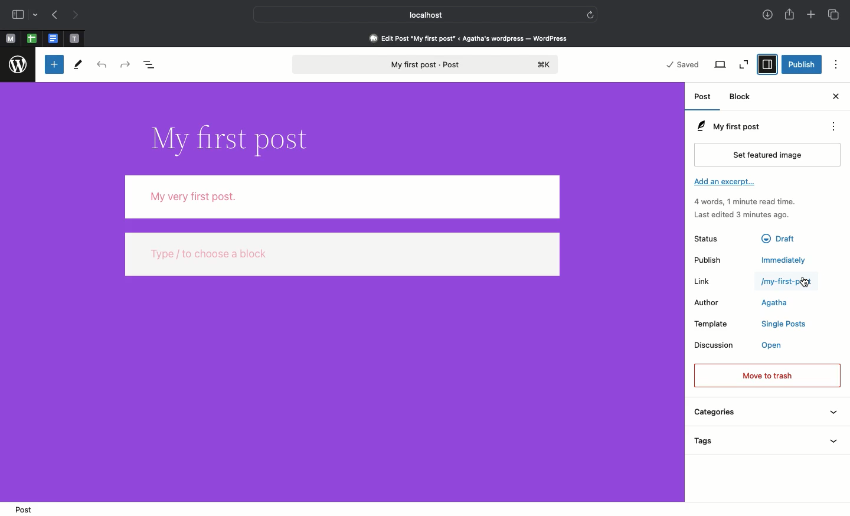 The image size is (850, 516). I want to click on drop-down, so click(37, 14).